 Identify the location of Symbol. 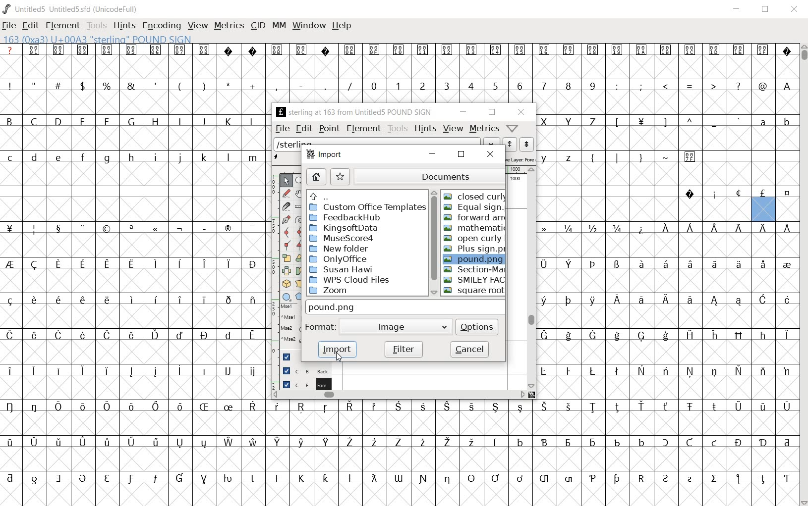
(107, 371).